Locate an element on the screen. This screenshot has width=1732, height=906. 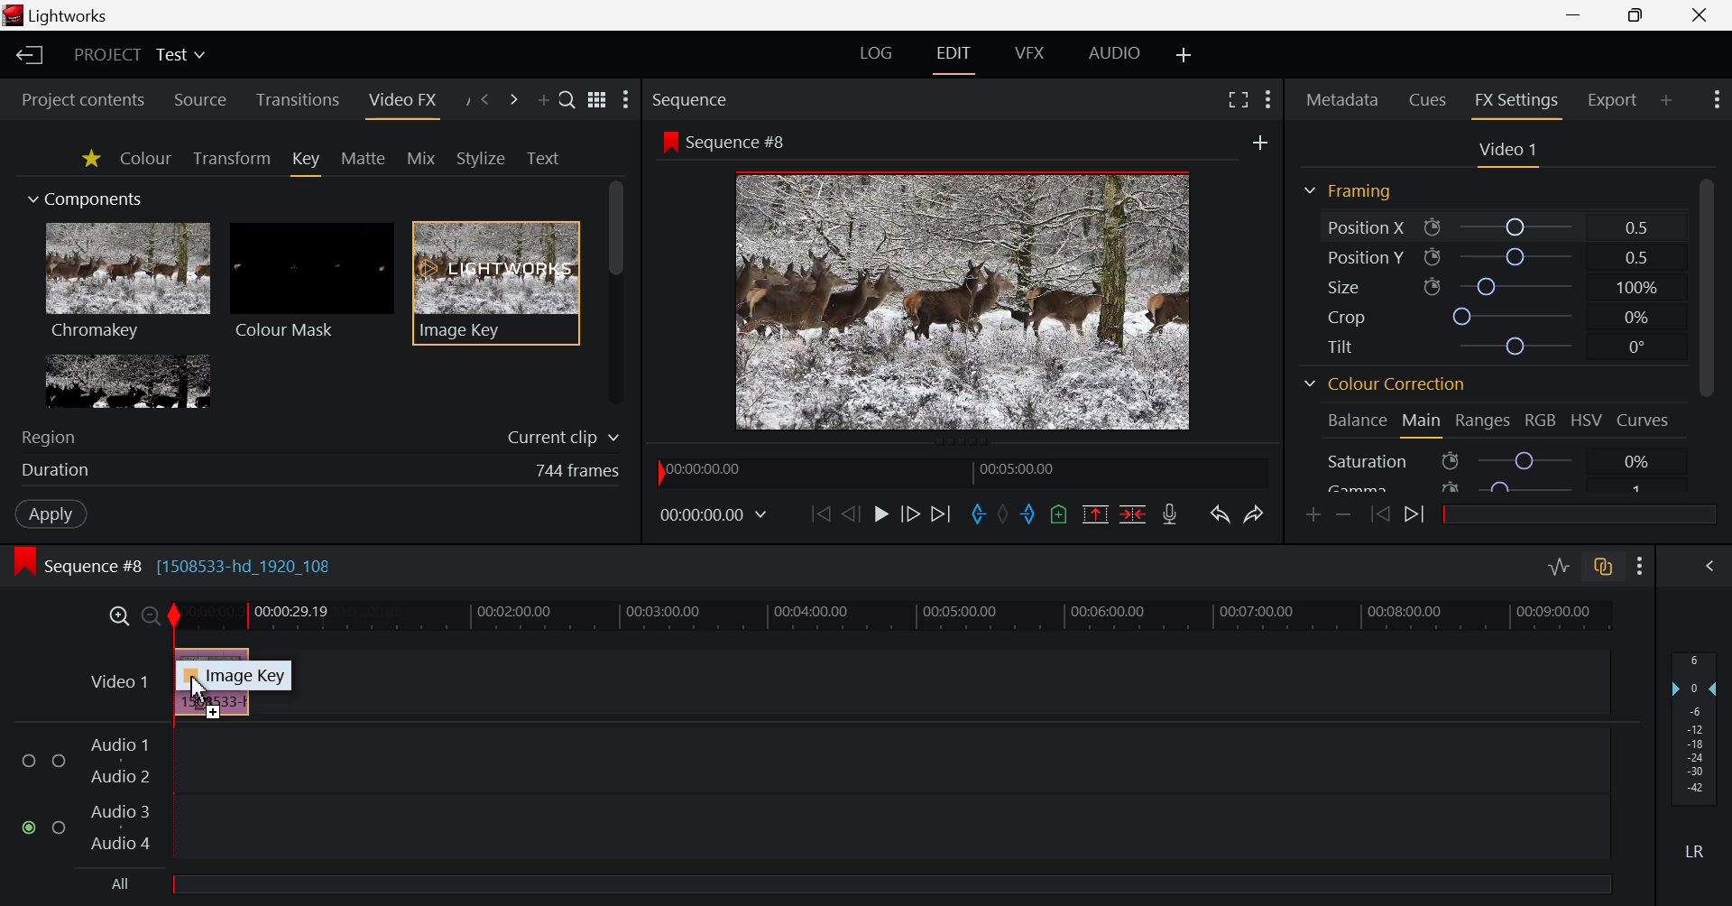
0% is located at coordinates (1637, 318).